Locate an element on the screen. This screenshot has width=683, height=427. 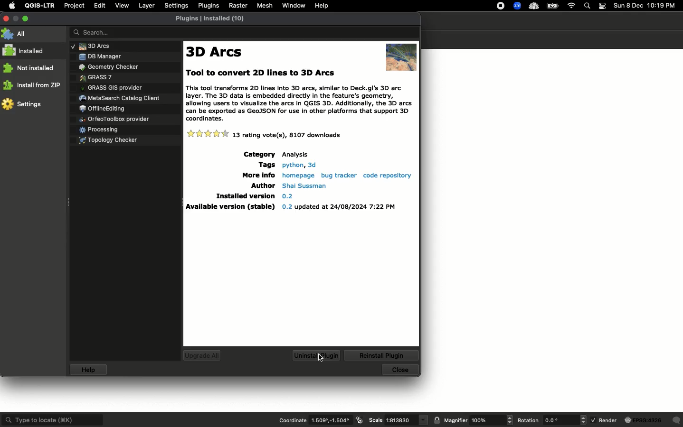
Help is located at coordinates (323, 5).